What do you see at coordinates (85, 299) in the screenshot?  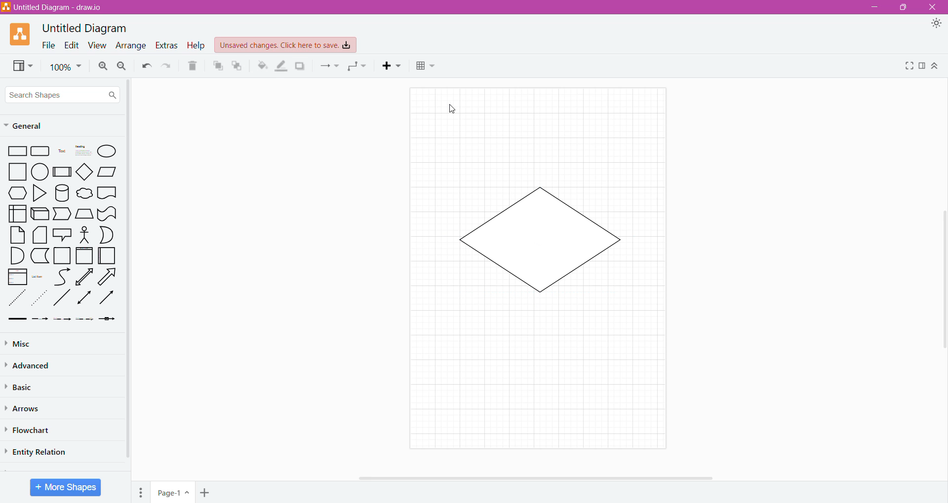 I see `Bidirectional Connector` at bounding box center [85, 299].